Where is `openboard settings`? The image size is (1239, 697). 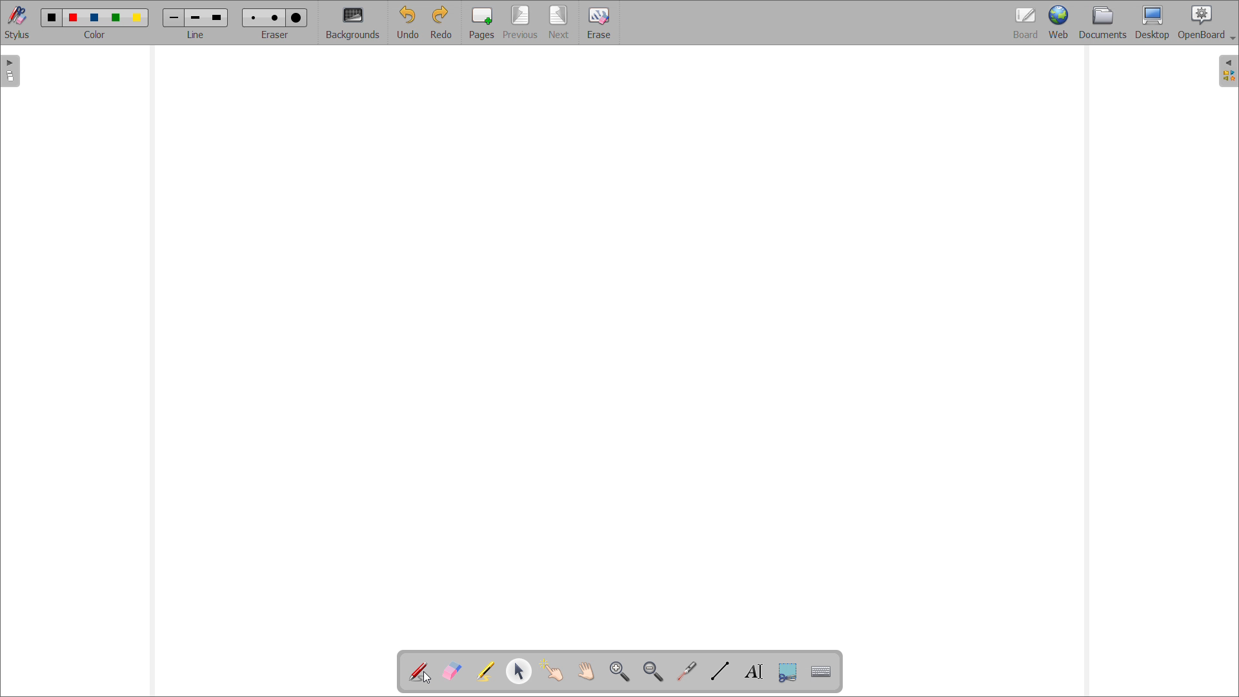
openboard settings is located at coordinates (1206, 23).